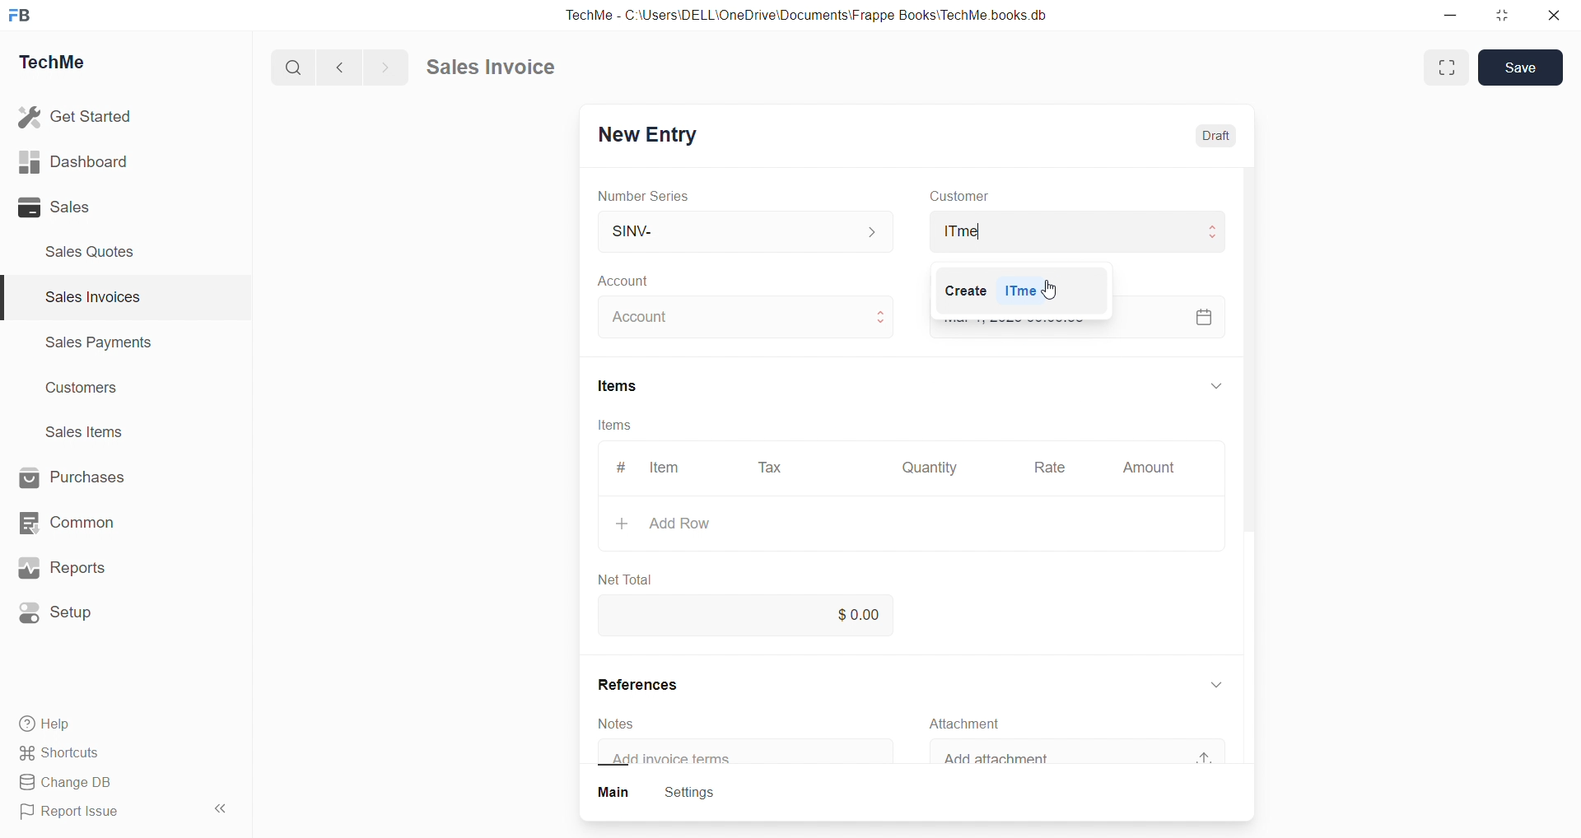  What do you see at coordinates (77, 814) in the screenshot?
I see ` Report Issue` at bounding box center [77, 814].